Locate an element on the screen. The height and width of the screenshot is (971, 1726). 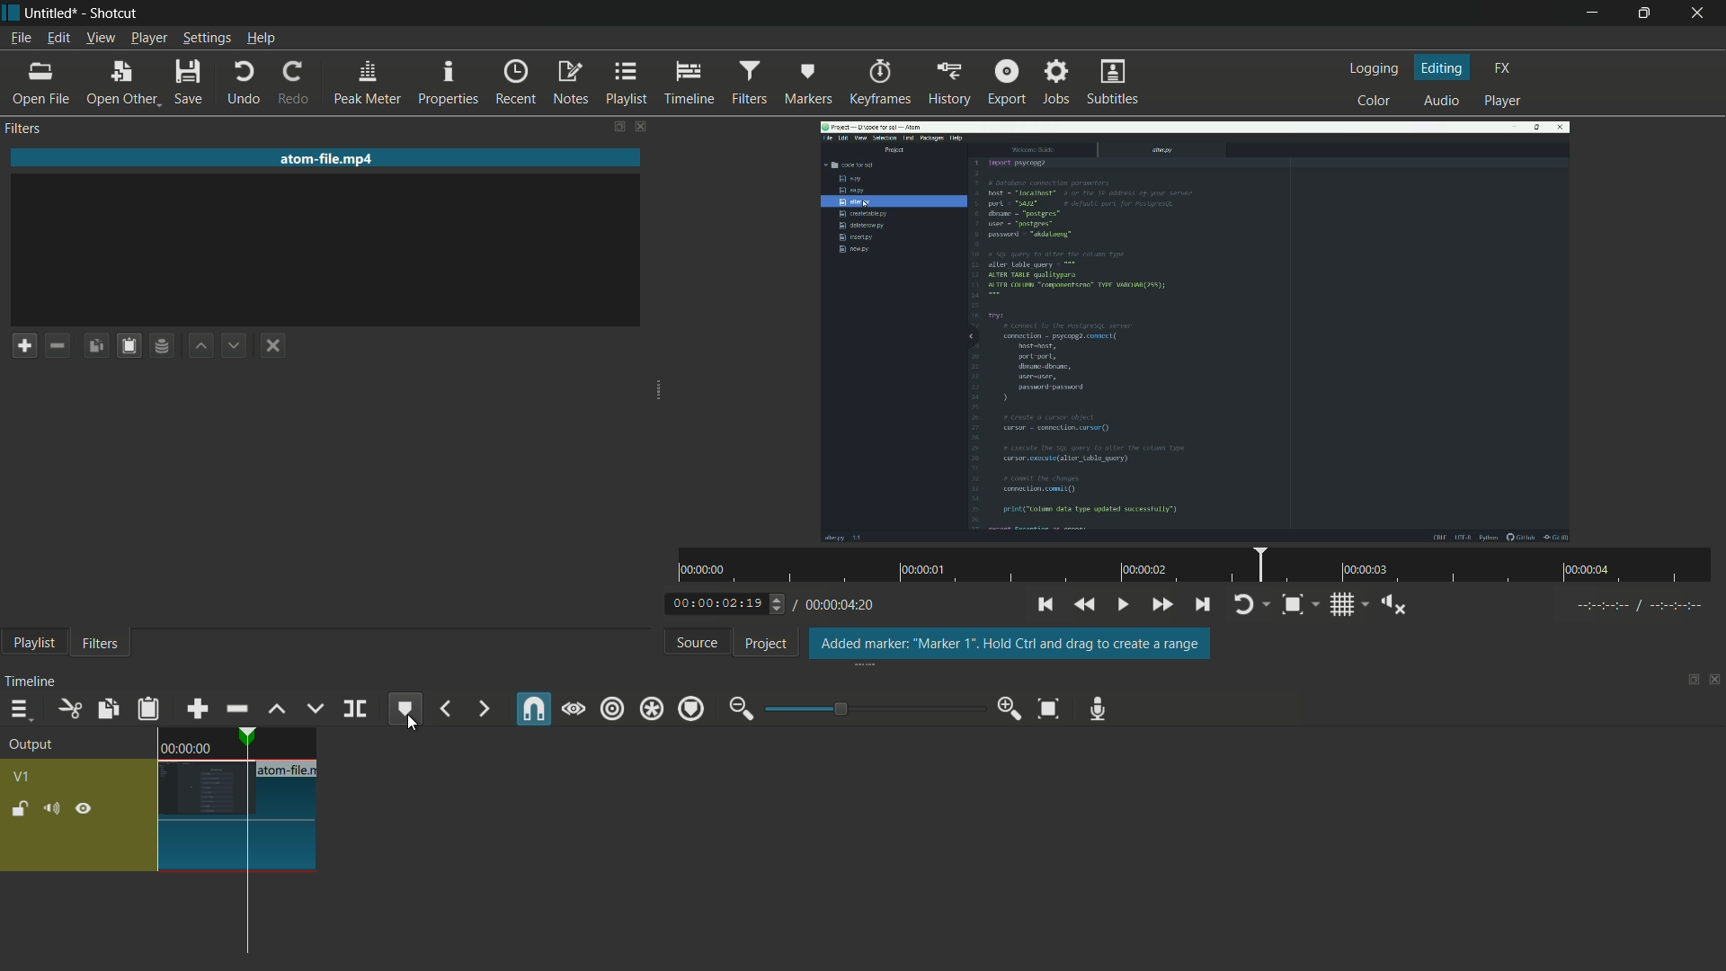
settings menu is located at coordinates (204, 39).